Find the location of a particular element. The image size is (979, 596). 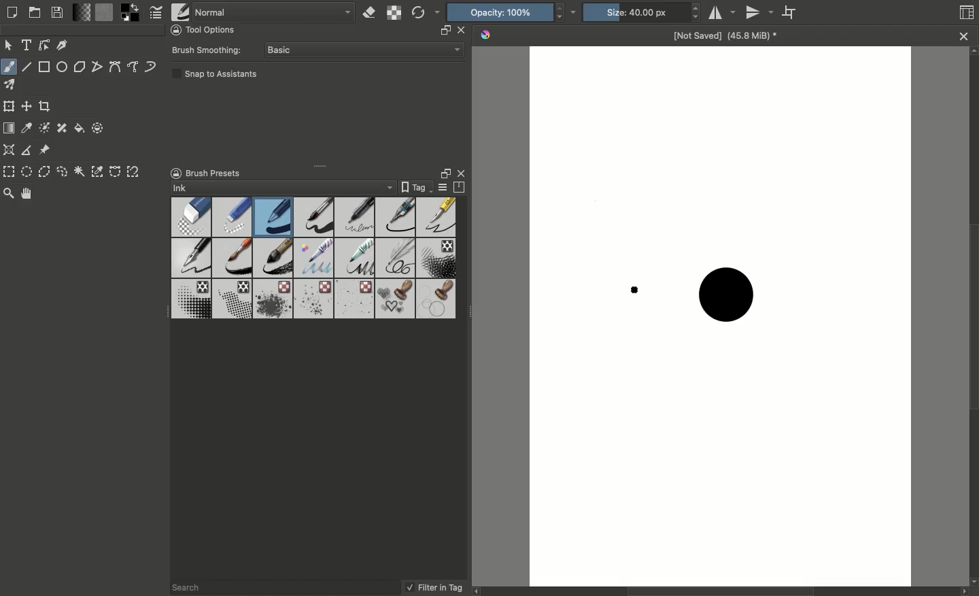

close is located at coordinates (461, 31).